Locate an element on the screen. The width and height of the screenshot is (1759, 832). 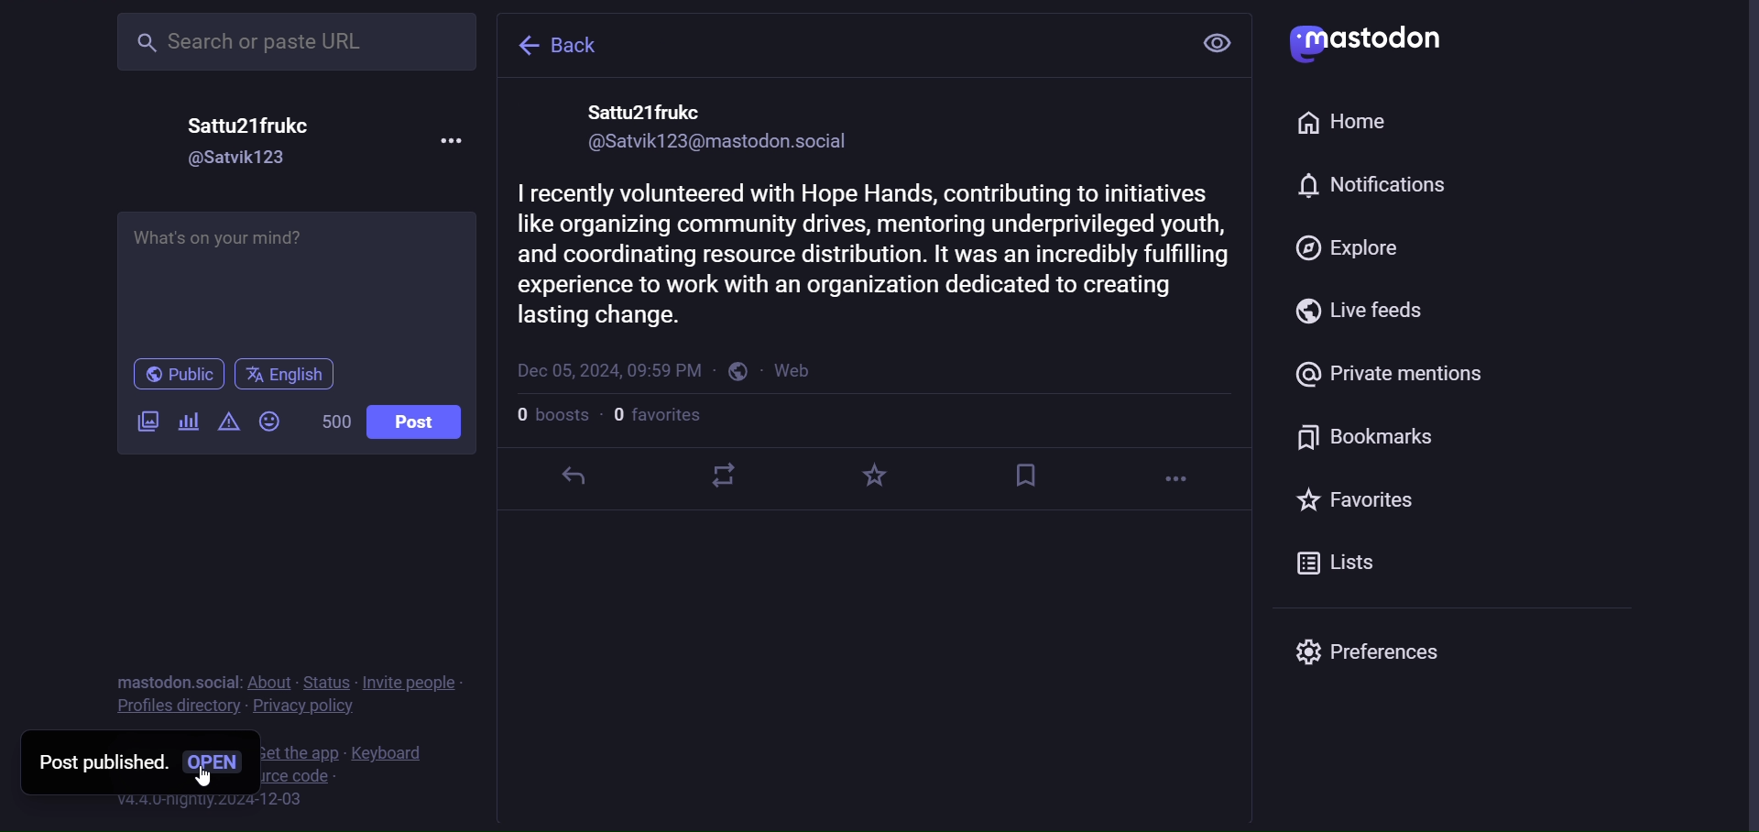
emoji is located at coordinates (269, 421).